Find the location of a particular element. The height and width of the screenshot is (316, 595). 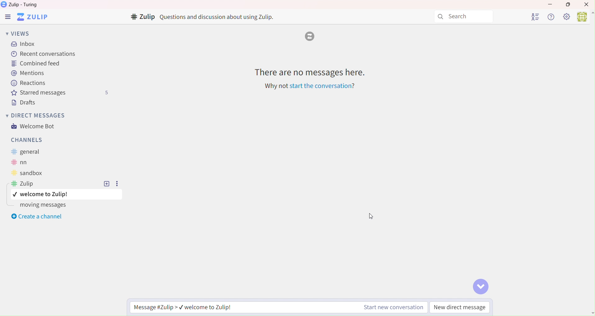

zulip logo is located at coordinates (310, 36).